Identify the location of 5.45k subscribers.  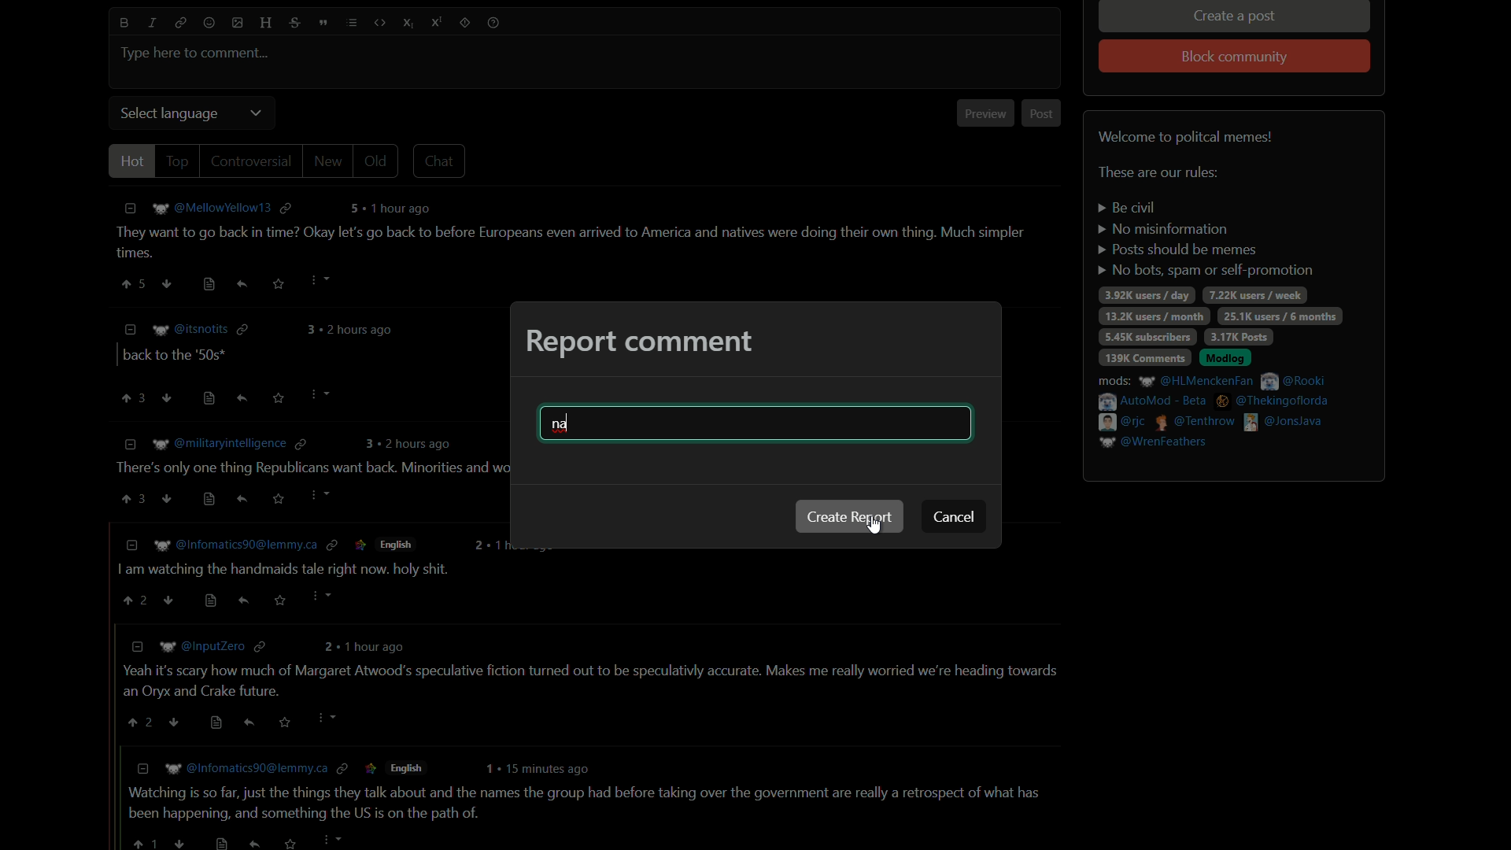
(1148, 338).